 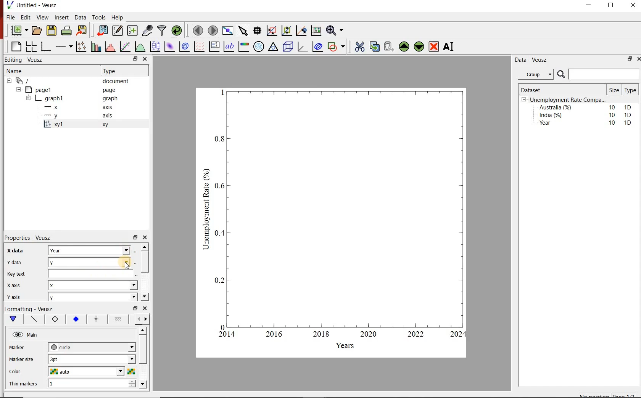 I want to click on y, so click(x=92, y=262).